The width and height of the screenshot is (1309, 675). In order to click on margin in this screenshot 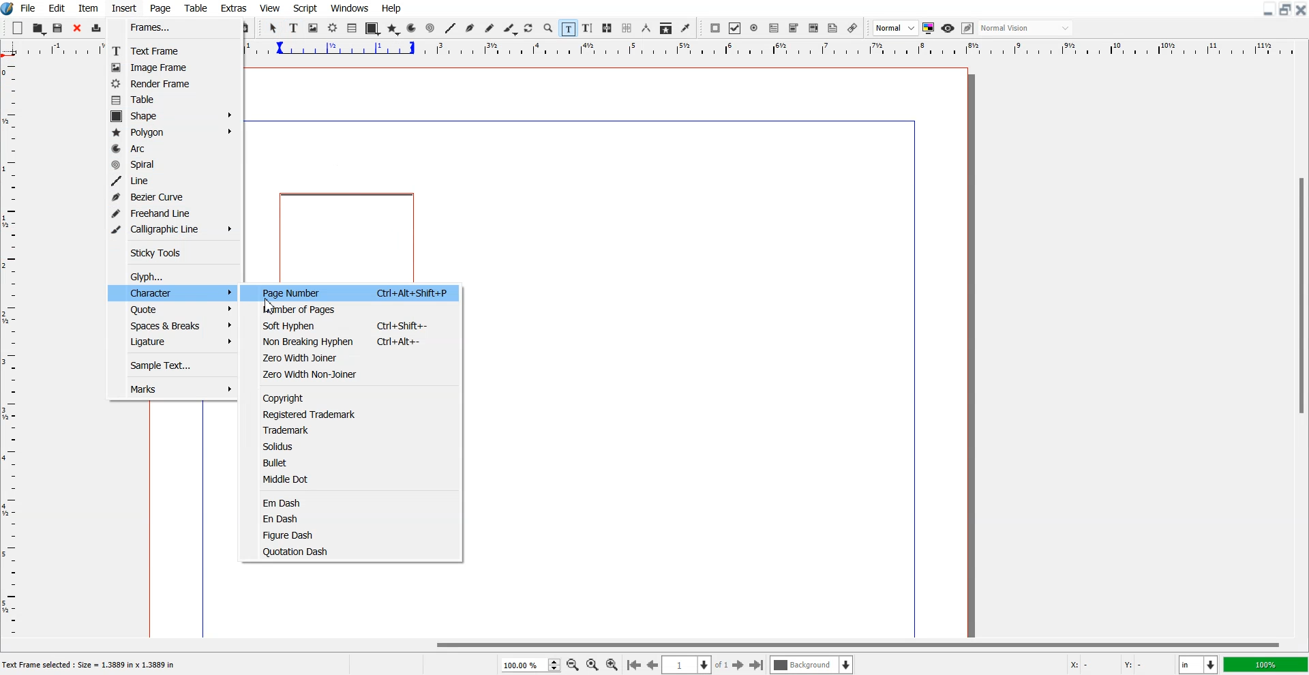, I will do `click(576, 118)`.